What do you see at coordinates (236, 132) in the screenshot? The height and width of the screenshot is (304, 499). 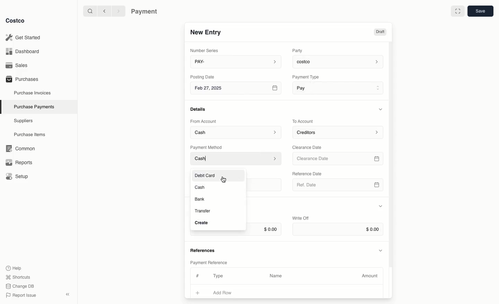 I see `Cash` at bounding box center [236, 132].